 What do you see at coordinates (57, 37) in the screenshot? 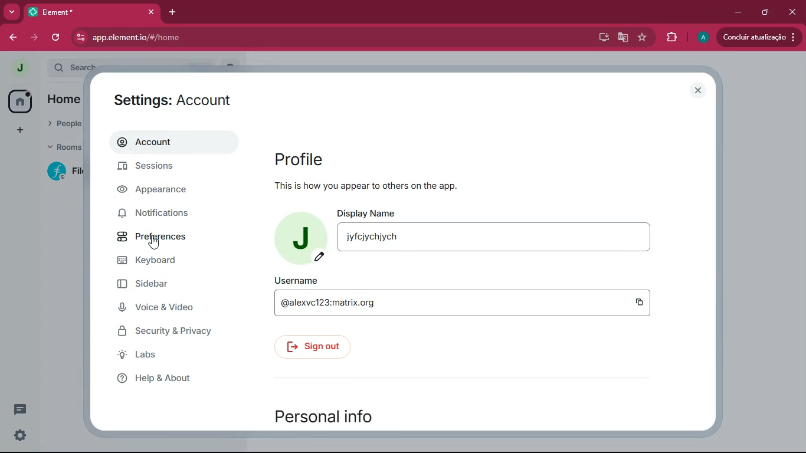
I see `refersh` at bounding box center [57, 37].